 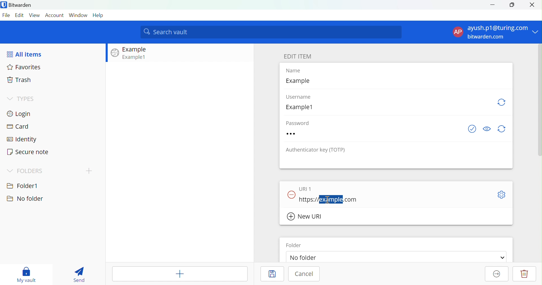 I want to click on View, so click(x=35, y=15).